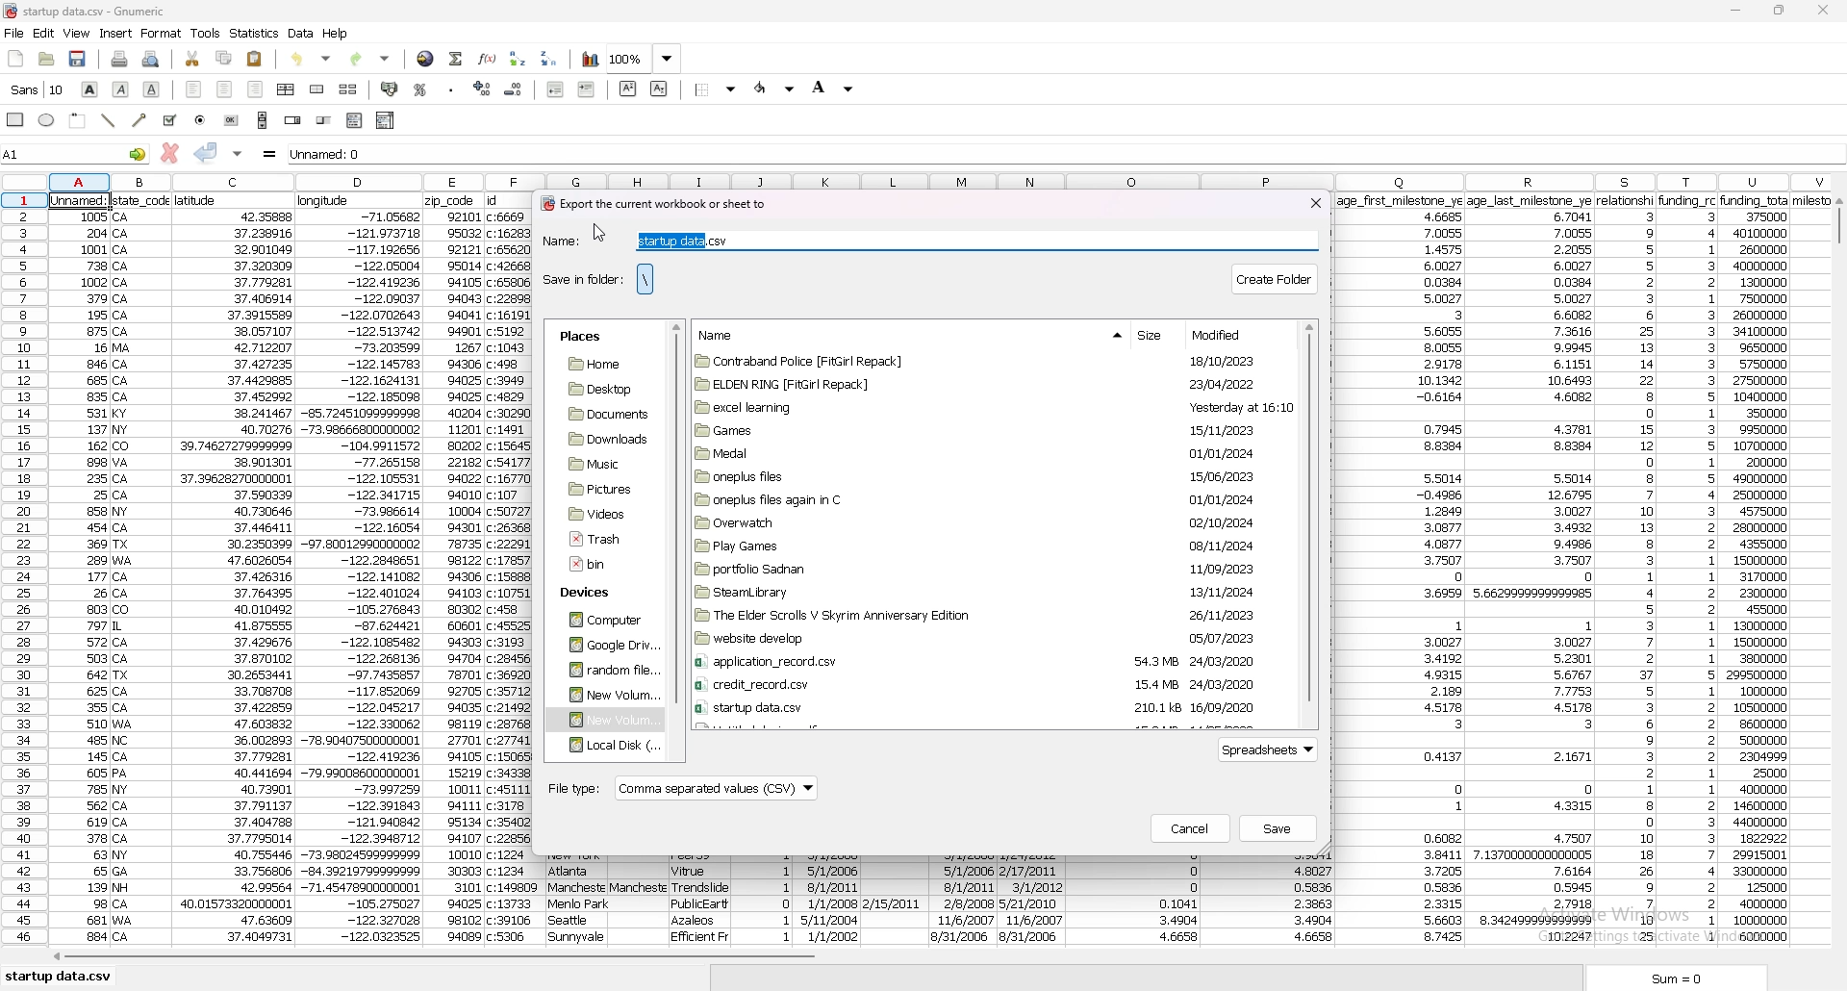  I want to click on folder, so click(985, 639).